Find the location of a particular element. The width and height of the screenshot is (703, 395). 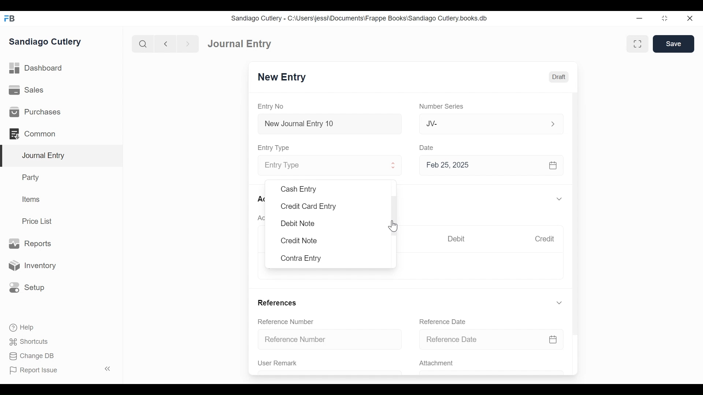

Attachment is located at coordinates (438, 364).